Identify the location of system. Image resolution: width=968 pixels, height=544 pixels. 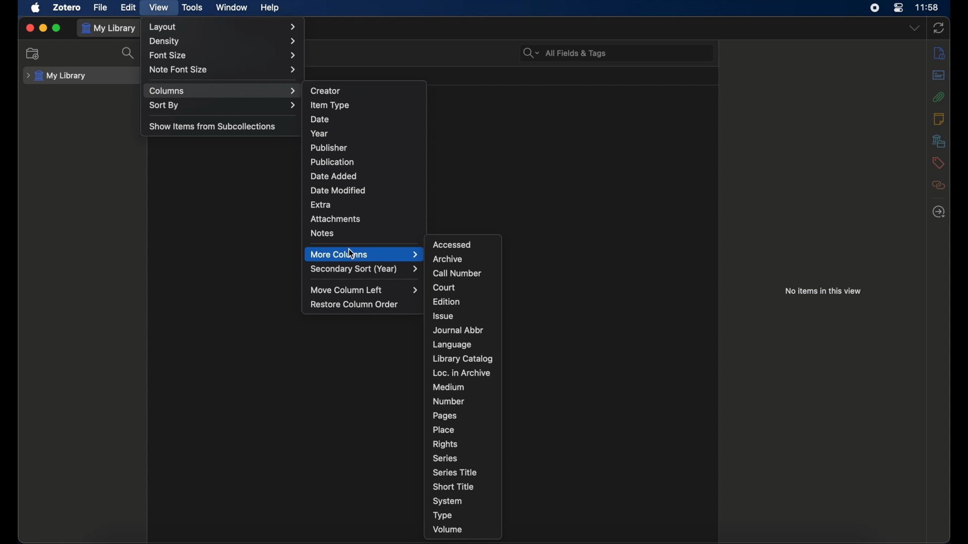
(447, 501).